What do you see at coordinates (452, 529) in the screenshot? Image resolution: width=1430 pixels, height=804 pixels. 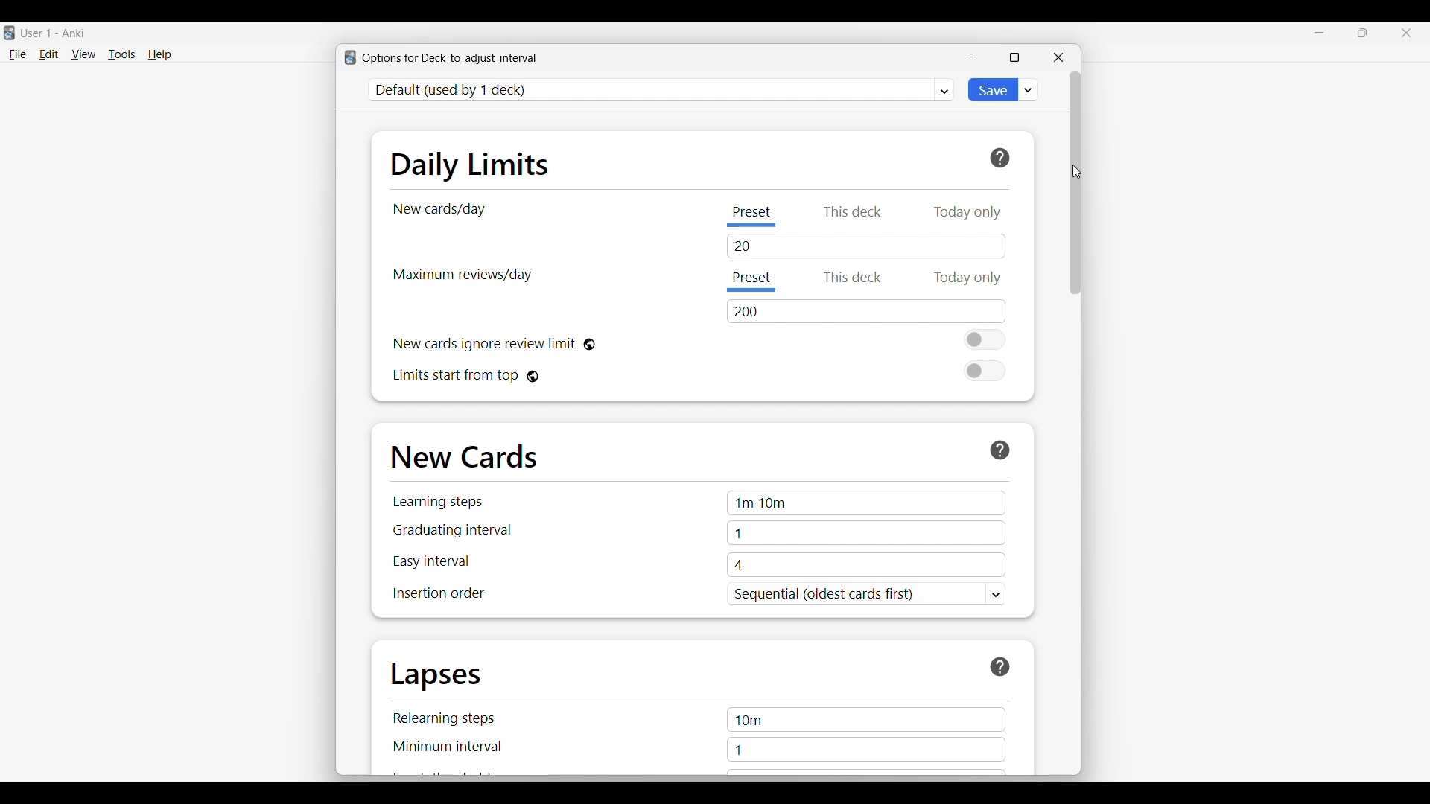 I see `Indicates graduating interval ` at bounding box center [452, 529].